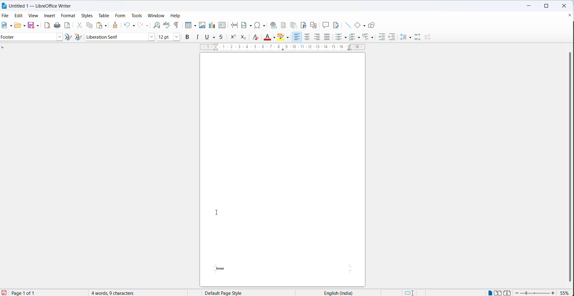 Image resolution: width=574 pixels, height=296 pixels. What do you see at coordinates (167, 26) in the screenshot?
I see `spellings` at bounding box center [167, 26].